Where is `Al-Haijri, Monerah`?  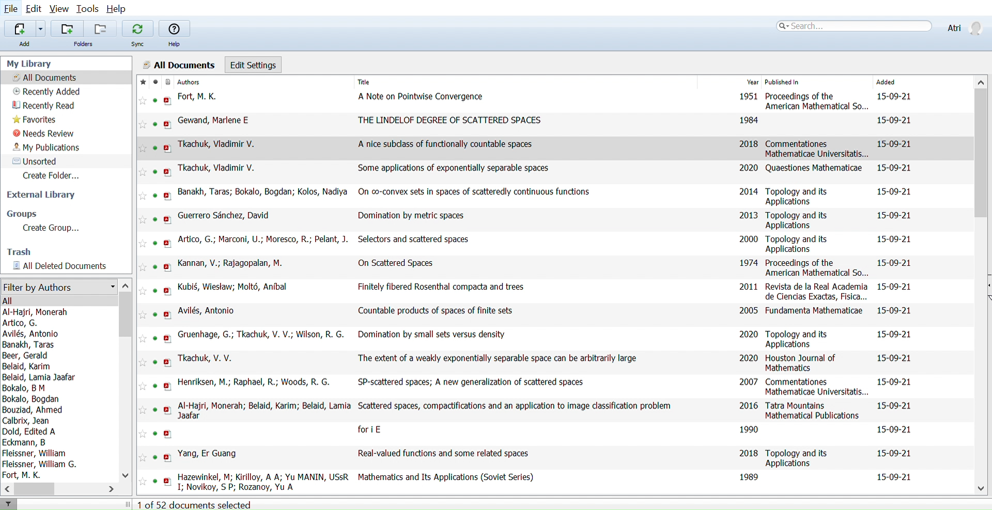
Al-Haijri, Monerah is located at coordinates (40, 312).